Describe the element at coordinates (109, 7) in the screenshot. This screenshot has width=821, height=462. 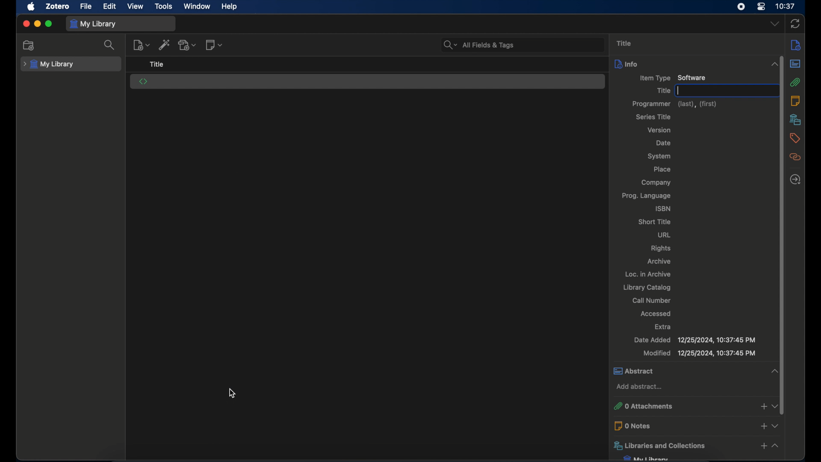
I see `edit` at that location.